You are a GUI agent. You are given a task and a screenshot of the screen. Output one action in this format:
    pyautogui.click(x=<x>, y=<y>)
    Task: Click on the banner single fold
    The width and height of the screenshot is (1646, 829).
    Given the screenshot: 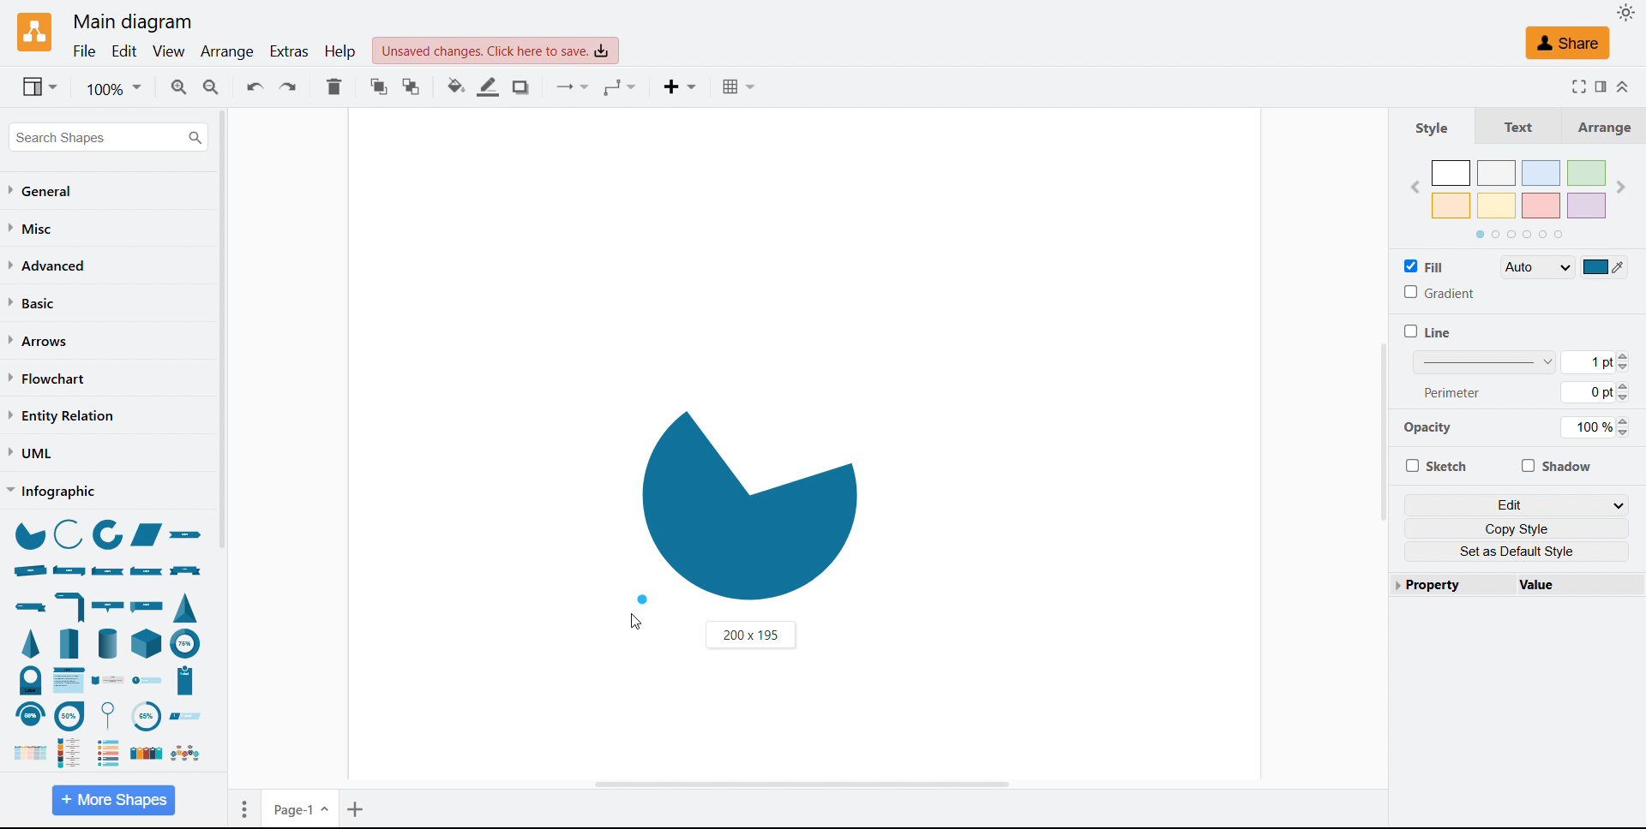 What is the action you would take?
    pyautogui.click(x=29, y=607)
    